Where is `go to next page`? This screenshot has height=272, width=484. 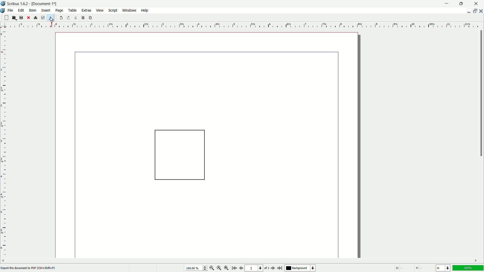
go to next page is located at coordinates (273, 268).